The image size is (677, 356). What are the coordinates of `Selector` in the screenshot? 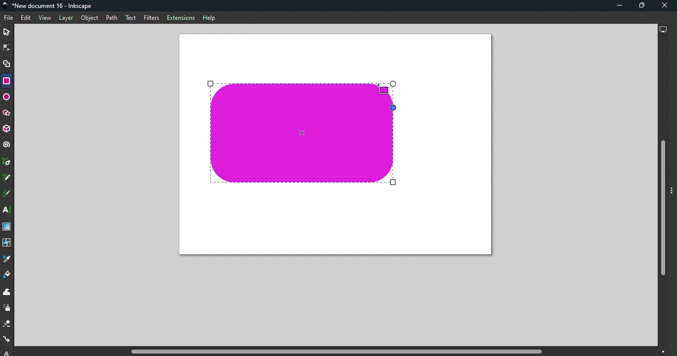 It's located at (6, 33).